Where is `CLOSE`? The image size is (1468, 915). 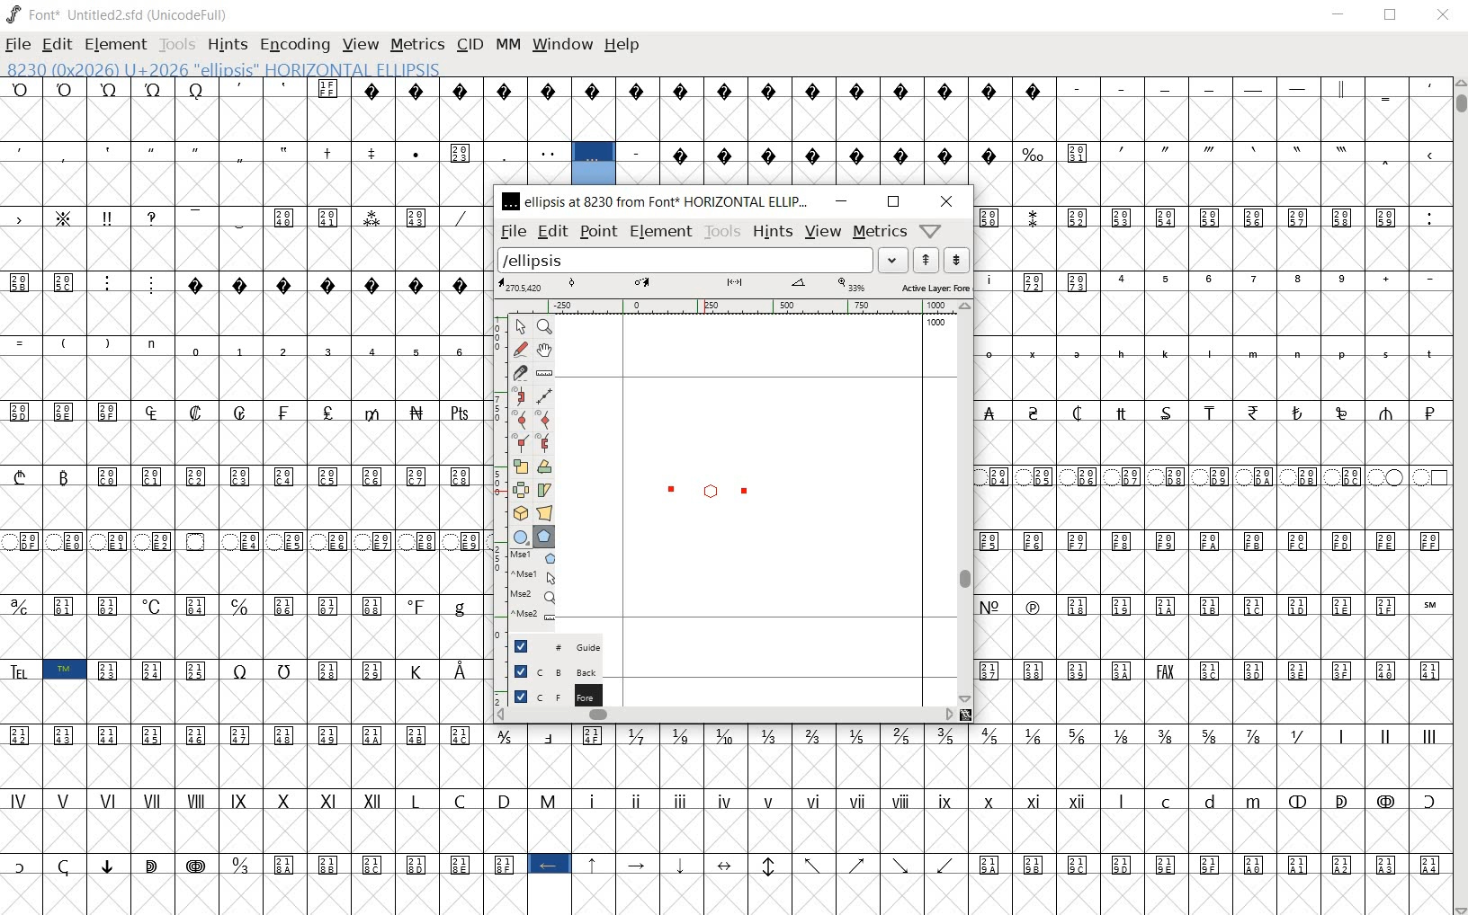 CLOSE is located at coordinates (1446, 15).